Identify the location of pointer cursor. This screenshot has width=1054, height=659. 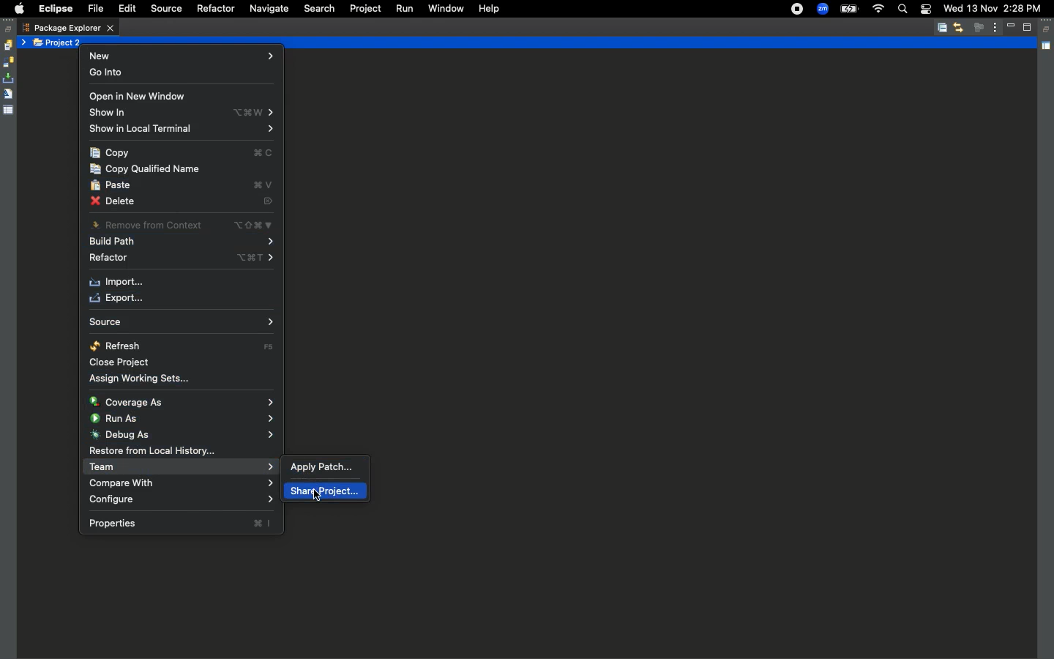
(318, 495).